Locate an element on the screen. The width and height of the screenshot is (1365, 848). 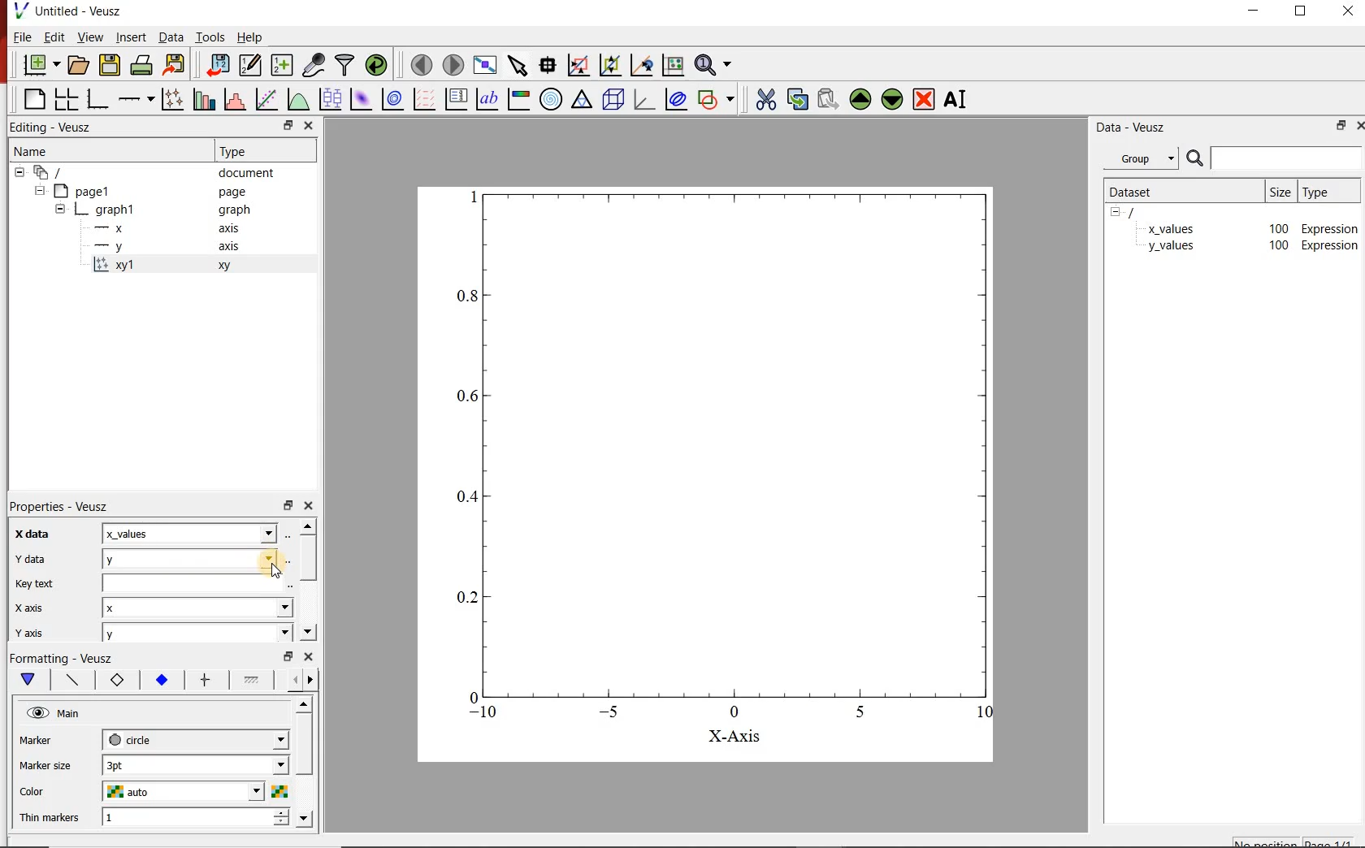
Untitled - Veusz is located at coordinates (79, 11).